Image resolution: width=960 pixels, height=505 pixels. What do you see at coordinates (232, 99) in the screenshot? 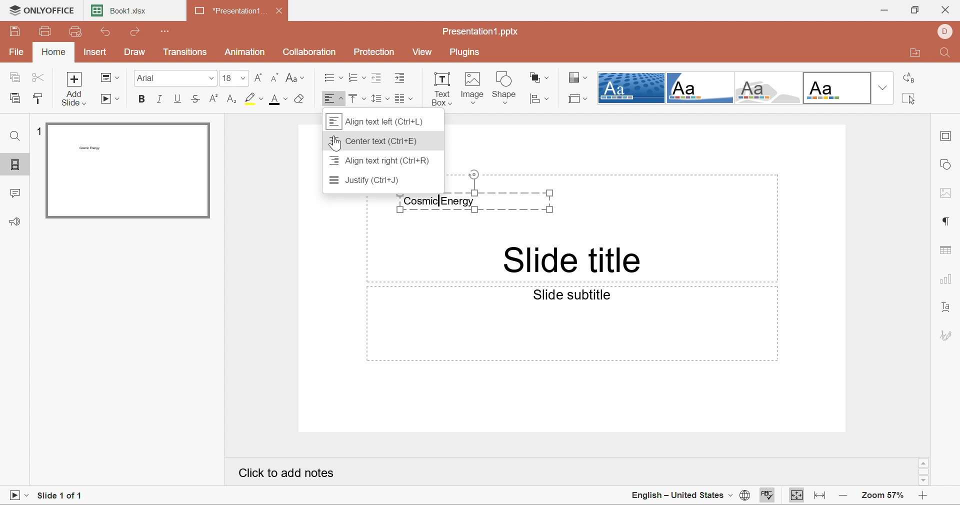
I see `Subscript` at bounding box center [232, 99].